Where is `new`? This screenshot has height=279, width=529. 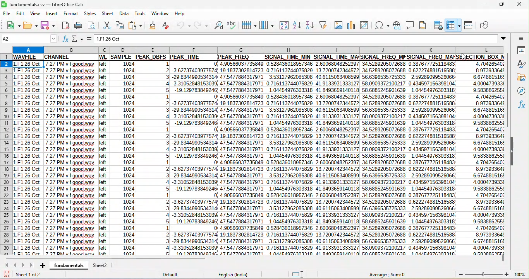 new is located at coordinates (11, 27).